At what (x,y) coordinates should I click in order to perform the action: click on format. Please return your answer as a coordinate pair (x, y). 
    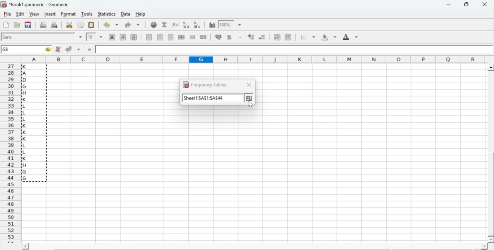
    Looking at the image, I should click on (69, 14).